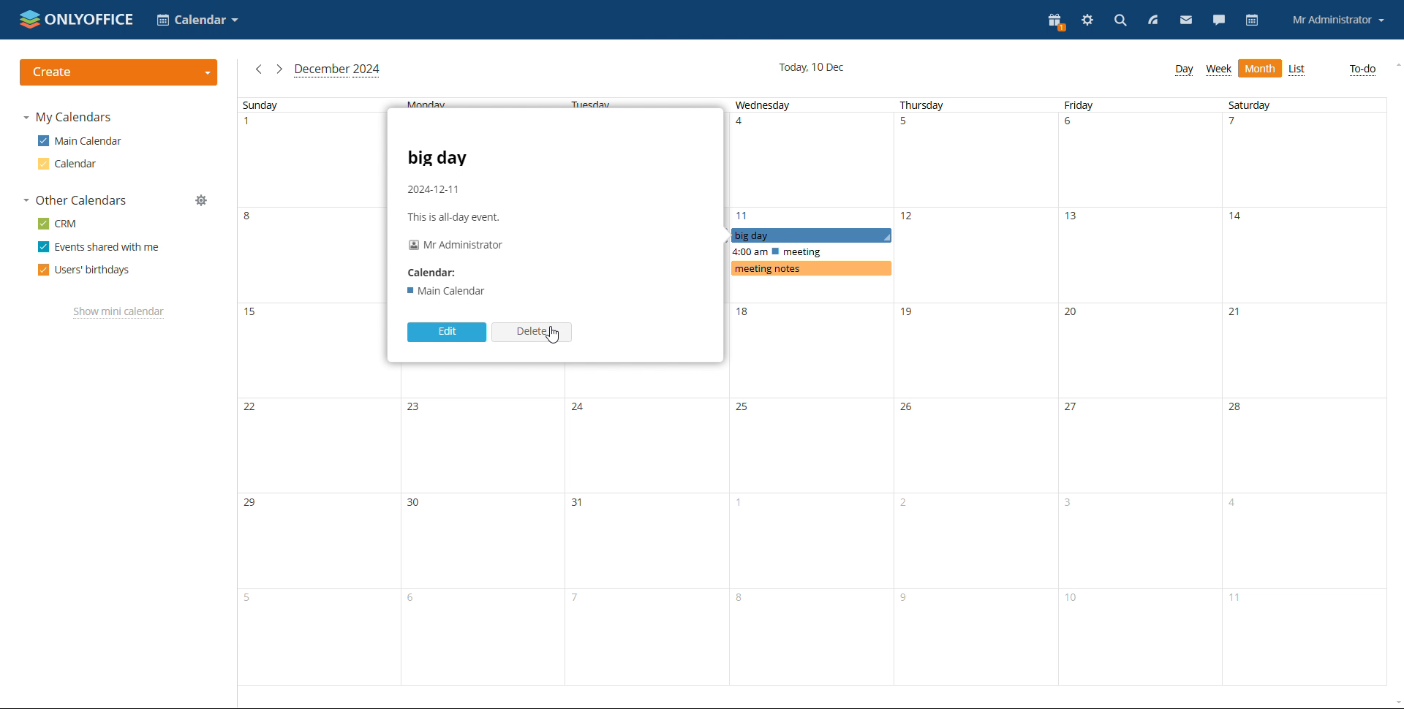 Image resolution: width=1404 pixels, height=709 pixels. Describe the element at coordinates (1186, 20) in the screenshot. I see `mail` at that location.